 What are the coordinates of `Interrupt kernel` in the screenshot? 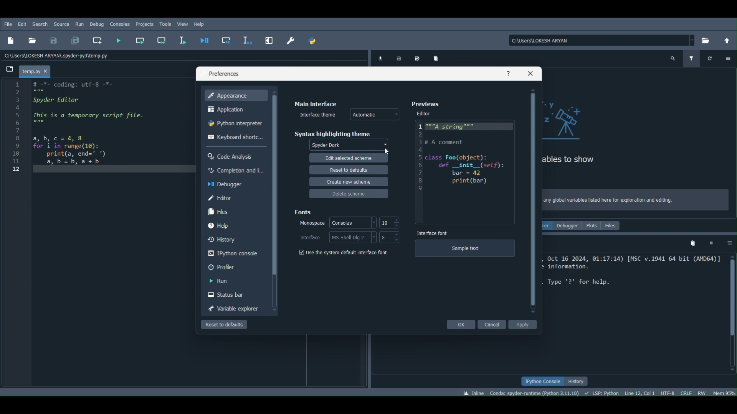 It's located at (712, 243).